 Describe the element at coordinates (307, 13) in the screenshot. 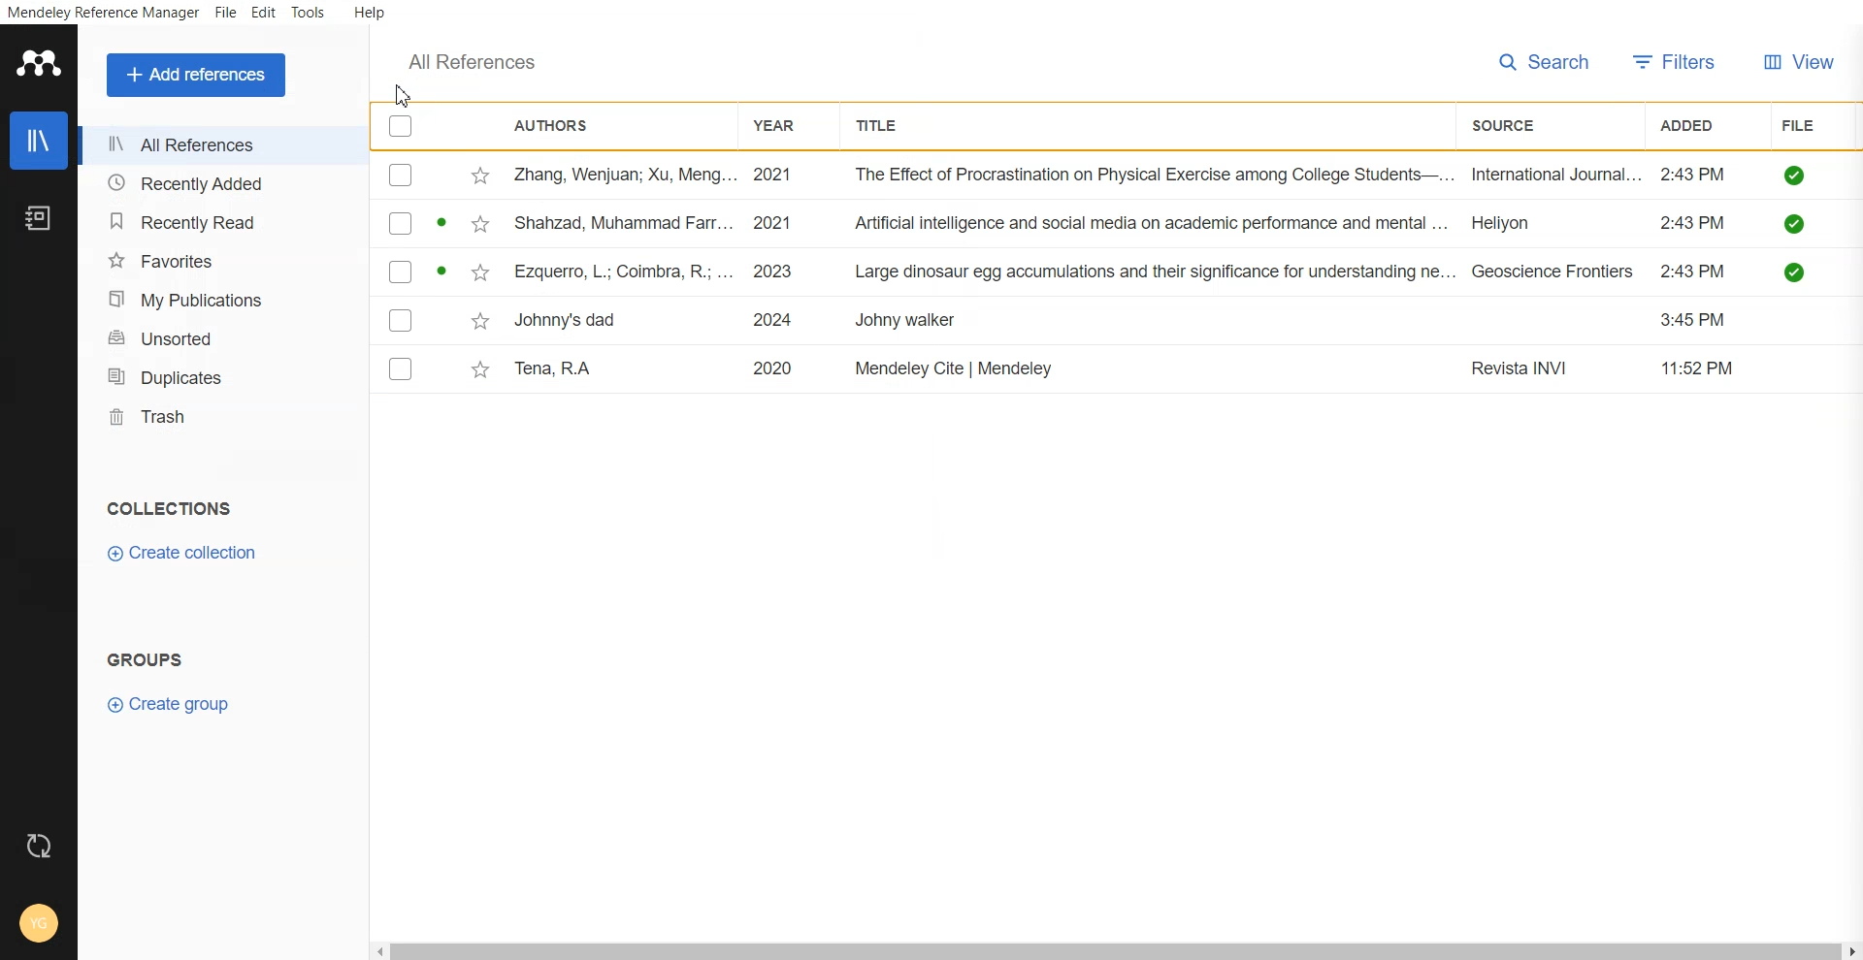

I see `Tools` at that location.